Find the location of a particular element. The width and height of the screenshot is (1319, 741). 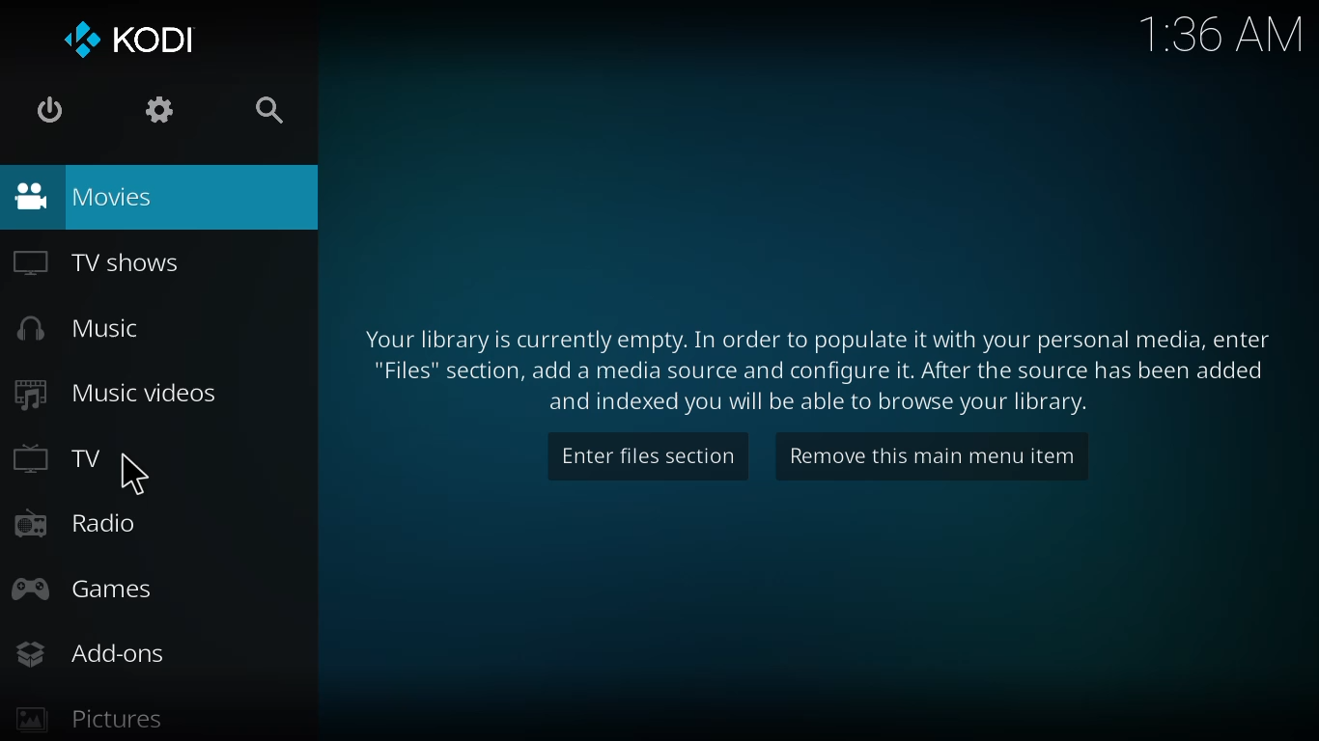

games is located at coordinates (83, 591).